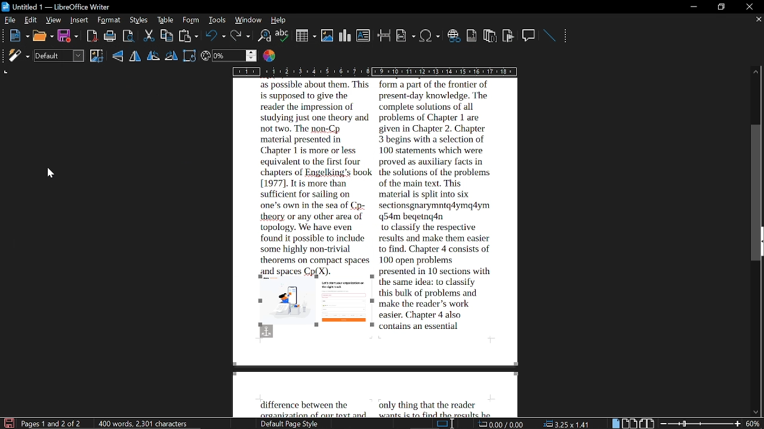 Image resolution: width=764 pixels, height=429 pixels. I want to click on insert page break, so click(384, 35).